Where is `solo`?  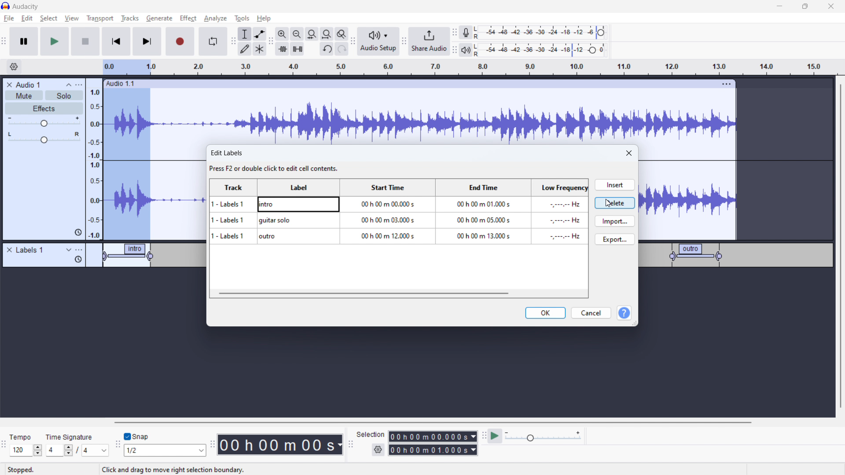
solo is located at coordinates (64, 95).